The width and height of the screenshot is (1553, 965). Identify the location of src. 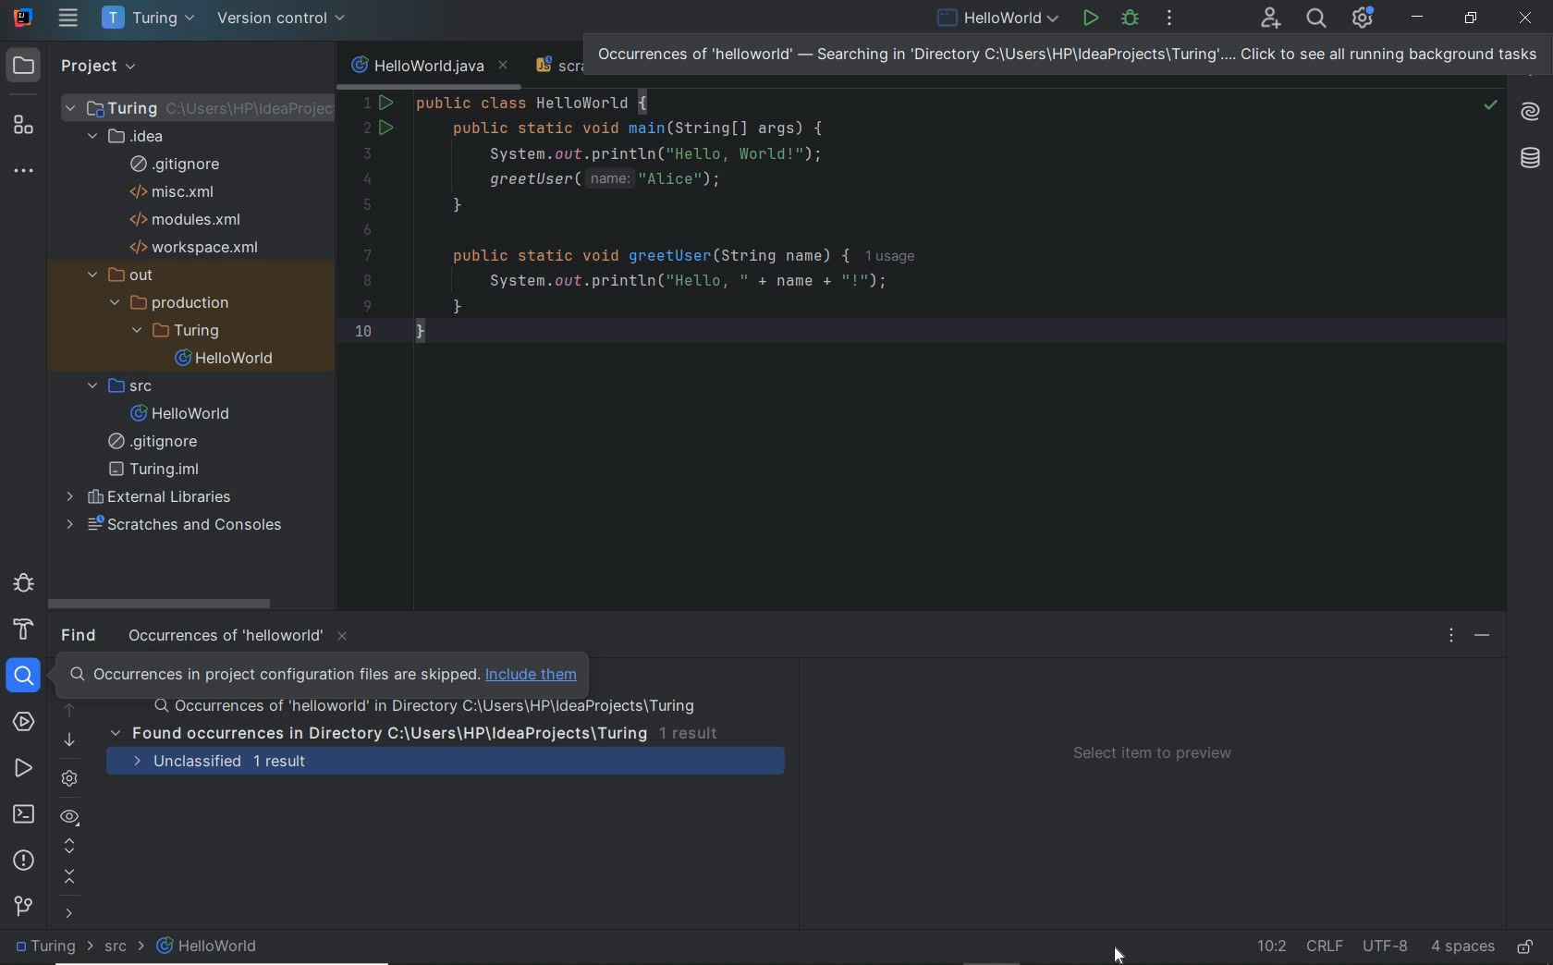
(127, 385).